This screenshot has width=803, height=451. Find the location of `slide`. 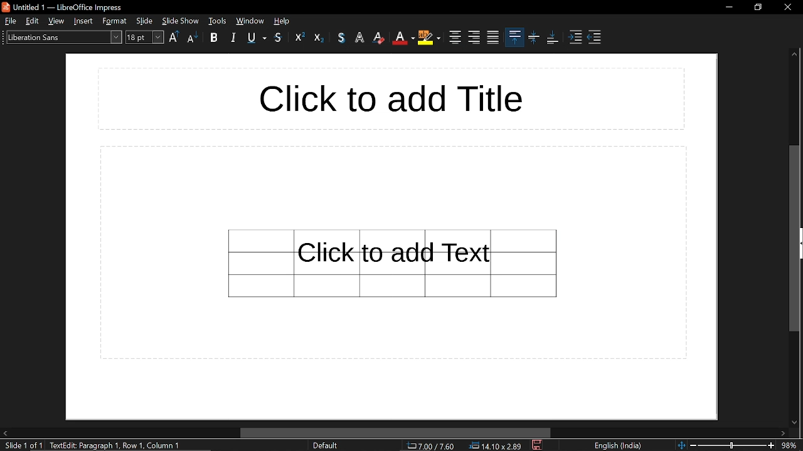

slide is located at coordinates (145, 21).